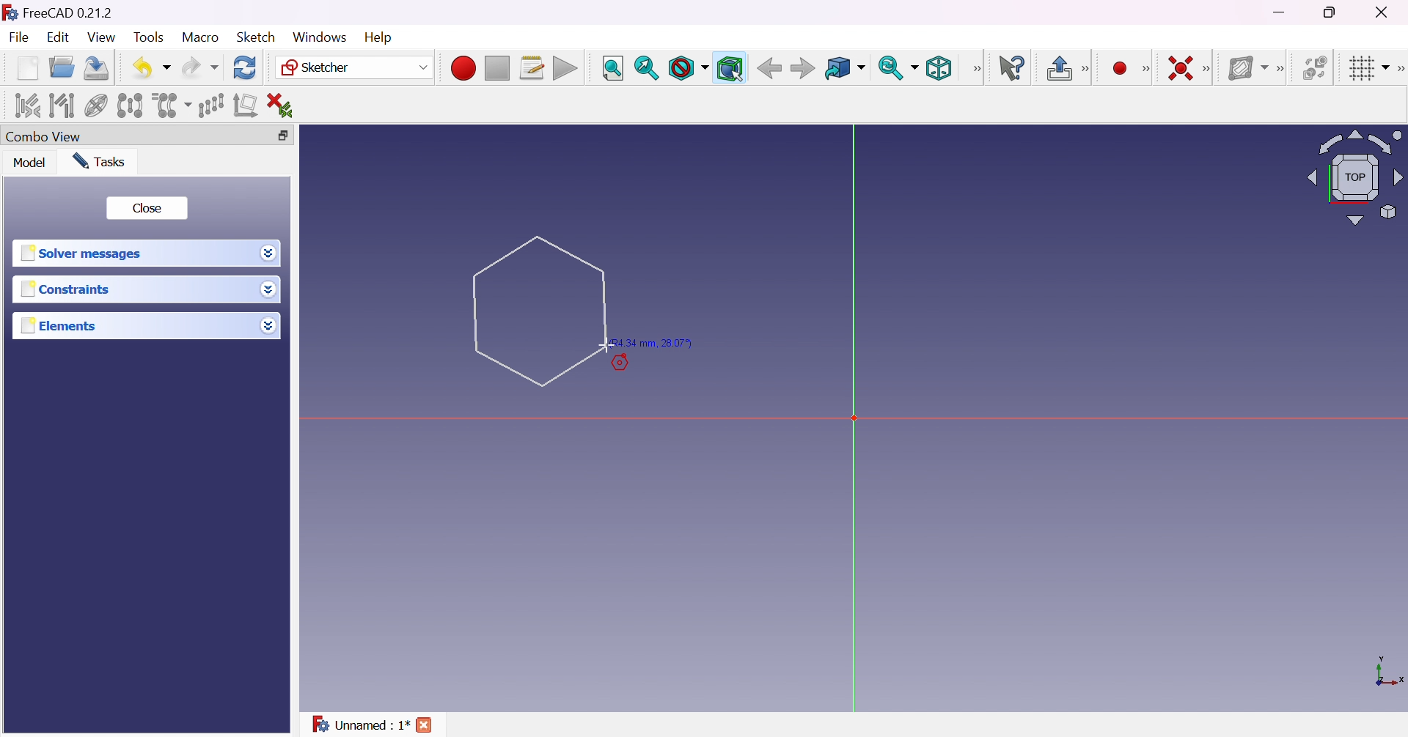  What do you see at coordinates (97, 68) in the screenshot?
I see `Save` at bounding box center [97, 68].